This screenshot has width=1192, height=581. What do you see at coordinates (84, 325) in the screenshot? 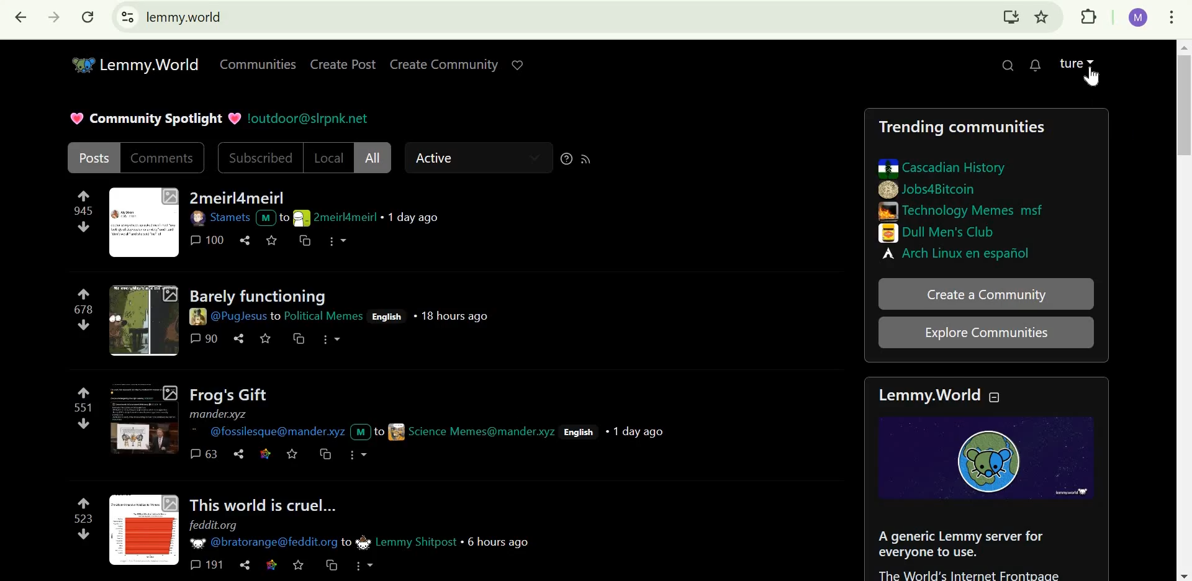
I see `downvote` at bounding box center [84, 325].